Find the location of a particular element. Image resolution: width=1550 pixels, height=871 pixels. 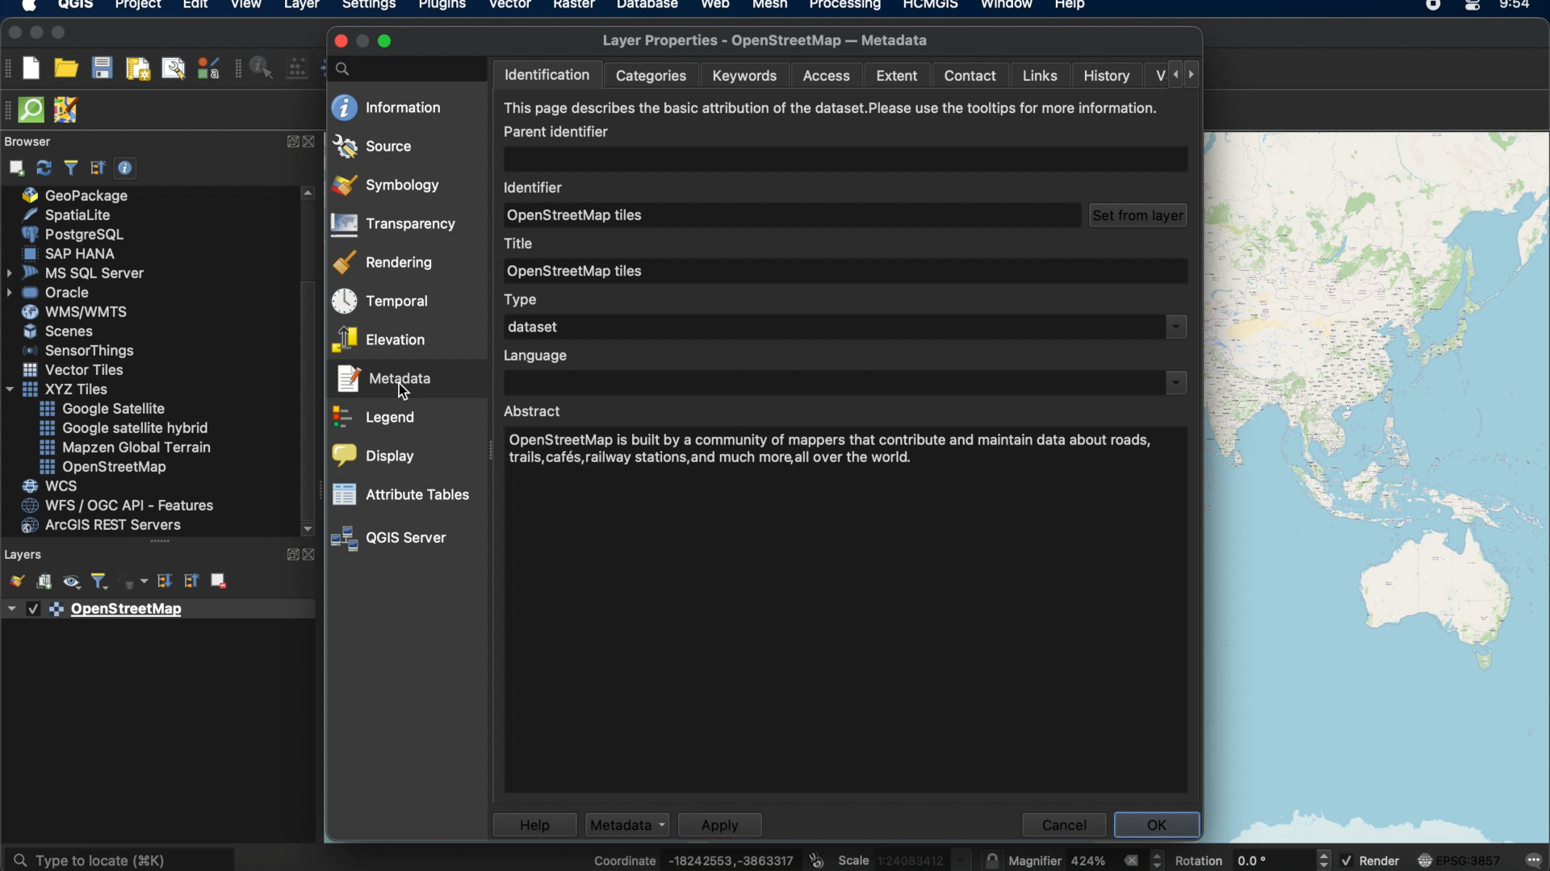

scale is located at coordinates (906, 858).